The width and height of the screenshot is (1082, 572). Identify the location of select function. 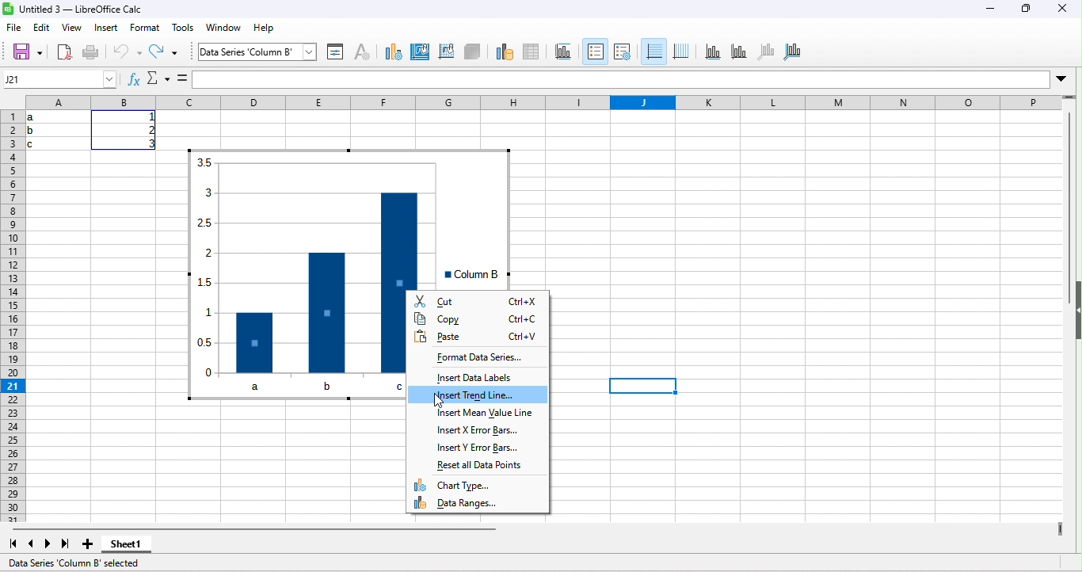
(159, 78).